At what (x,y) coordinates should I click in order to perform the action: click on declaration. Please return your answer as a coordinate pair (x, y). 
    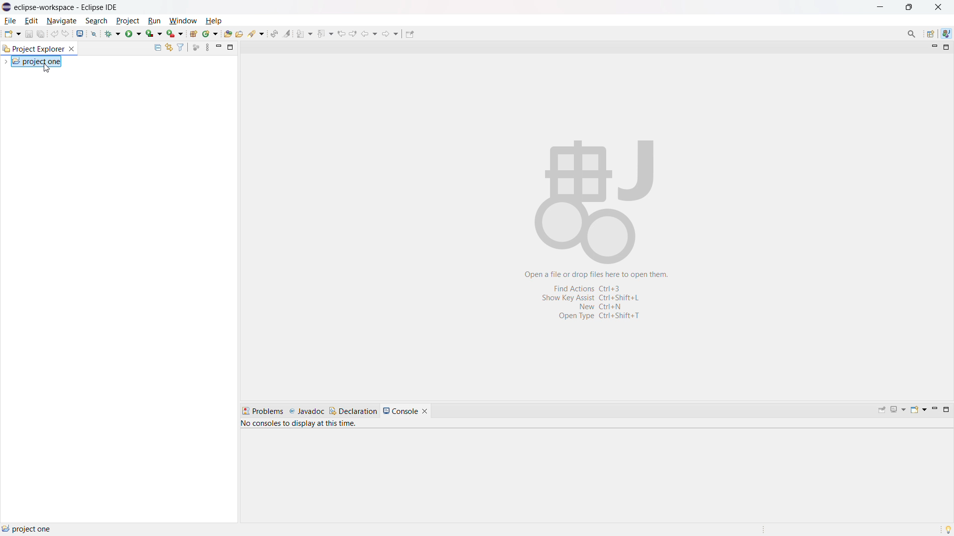
    Looking at the image, I should click on (353, 411).